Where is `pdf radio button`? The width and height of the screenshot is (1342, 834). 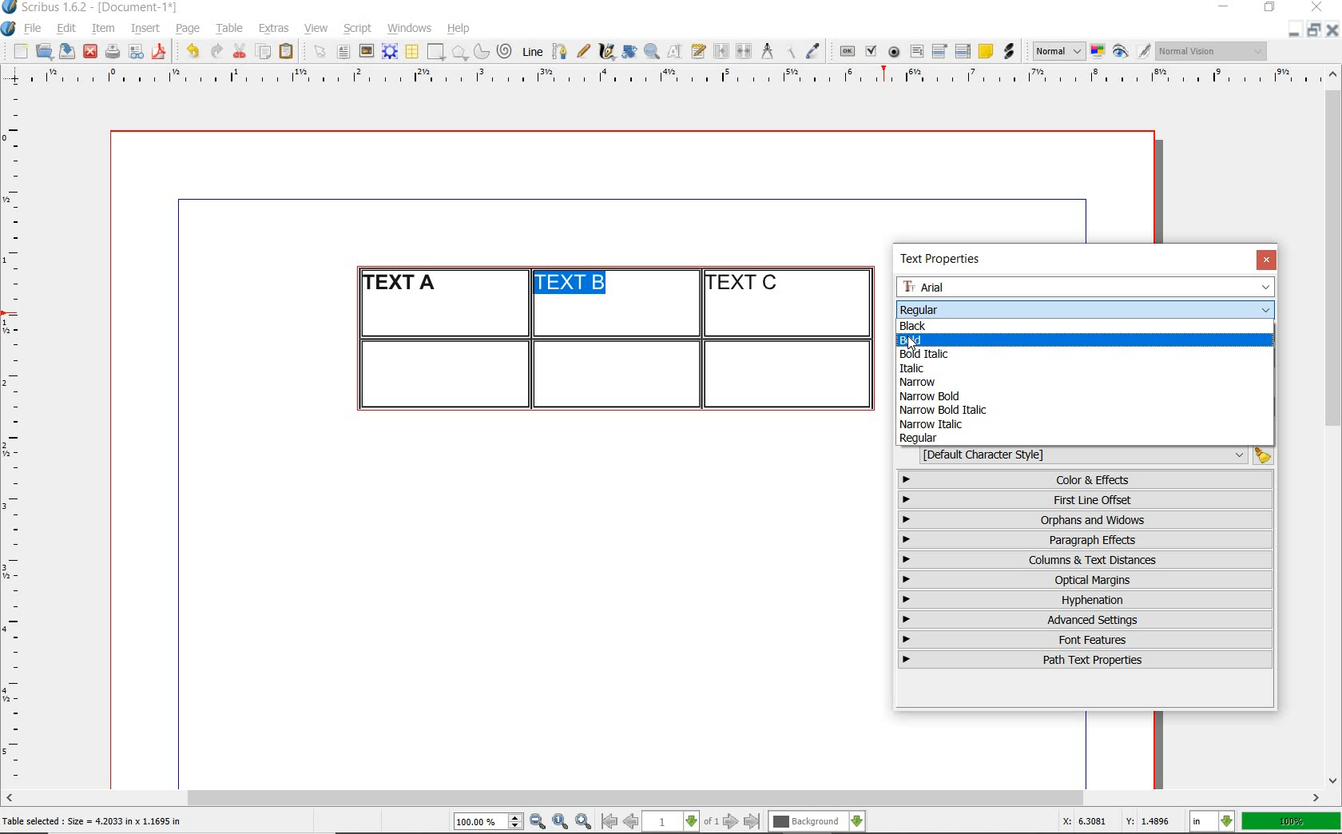
pdf radio button is located at coordinates (894, 54).